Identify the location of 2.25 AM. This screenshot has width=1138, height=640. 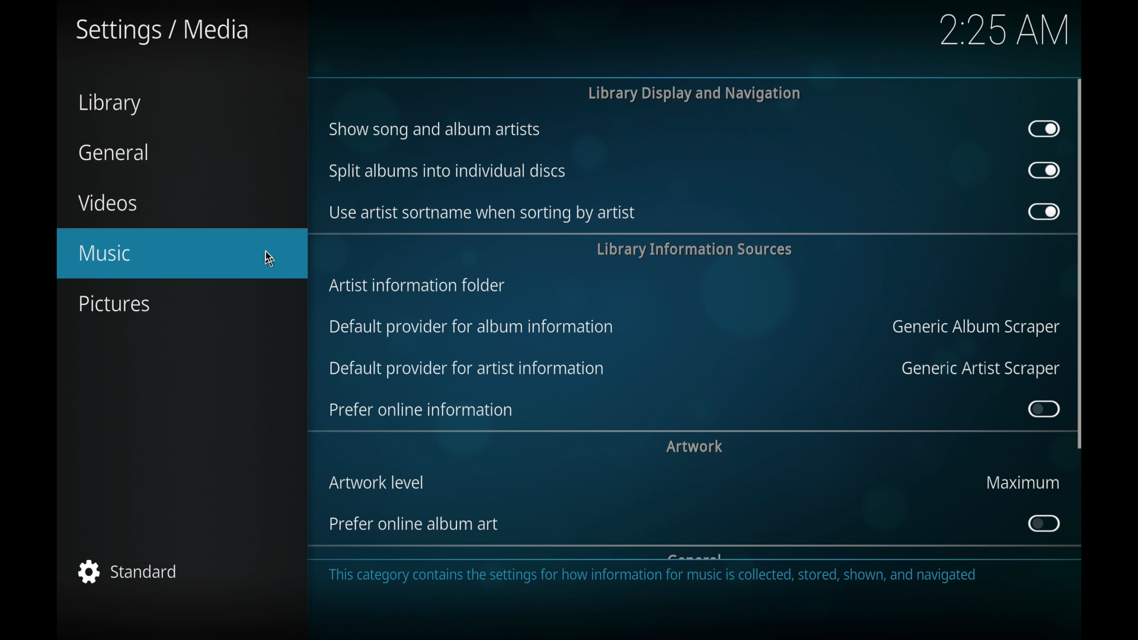
(1007, 33).